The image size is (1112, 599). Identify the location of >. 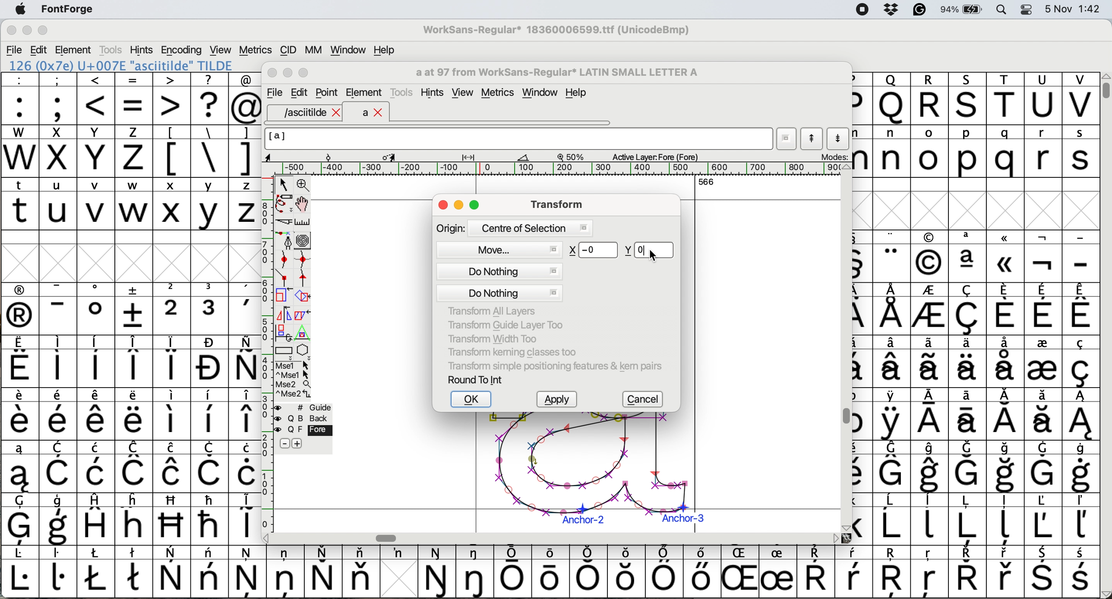
(172, 98).